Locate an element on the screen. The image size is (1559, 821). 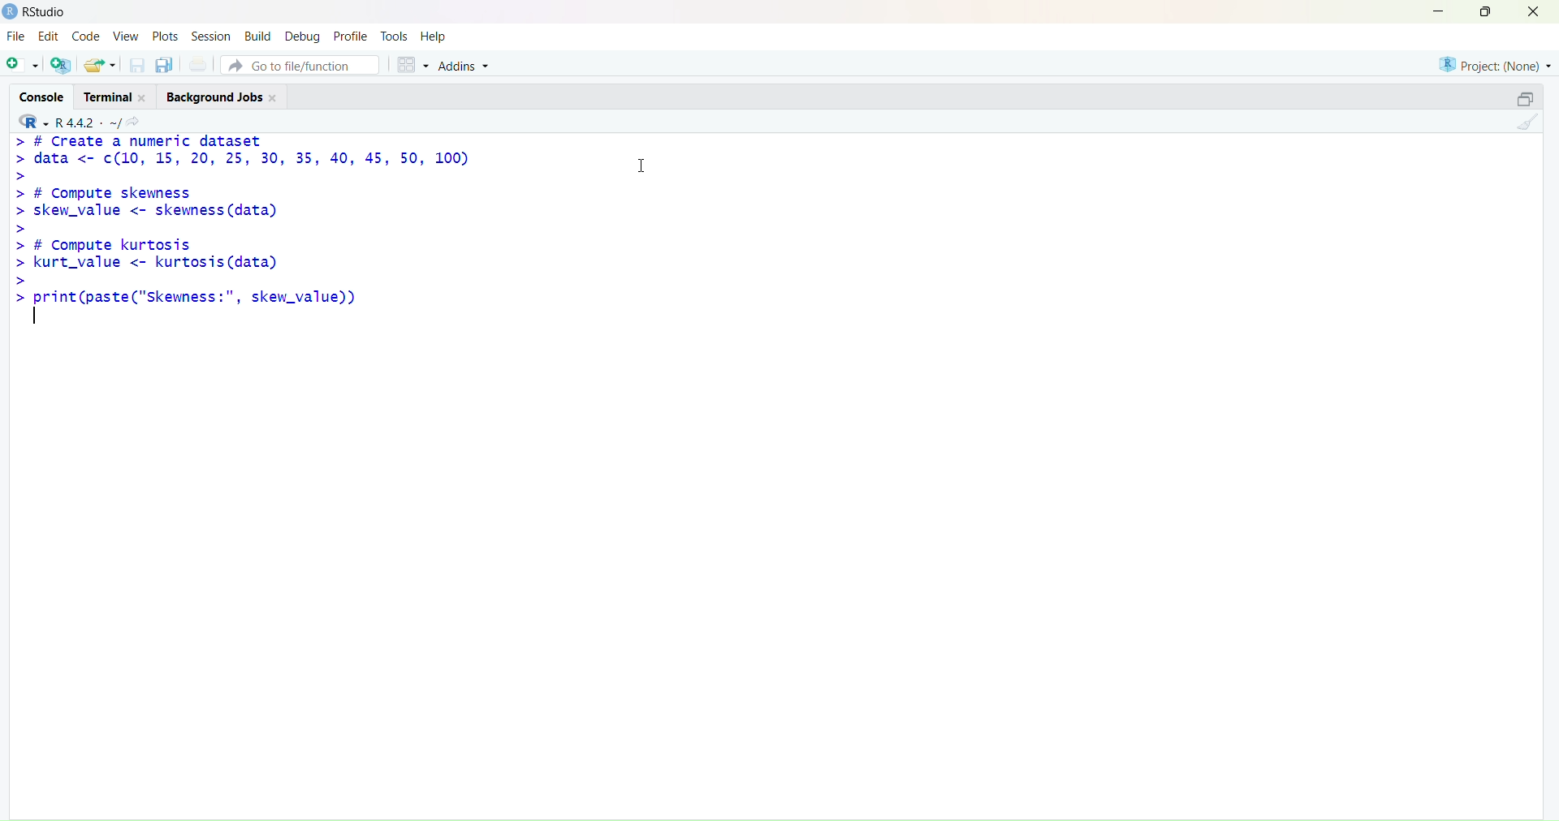
Maximize is located at coordinates (1485, 14).